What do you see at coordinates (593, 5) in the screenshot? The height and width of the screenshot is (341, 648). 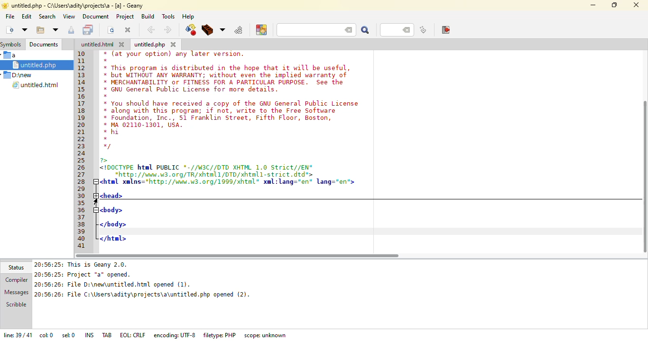 I see `minimize` at bounding box center [593, 5].